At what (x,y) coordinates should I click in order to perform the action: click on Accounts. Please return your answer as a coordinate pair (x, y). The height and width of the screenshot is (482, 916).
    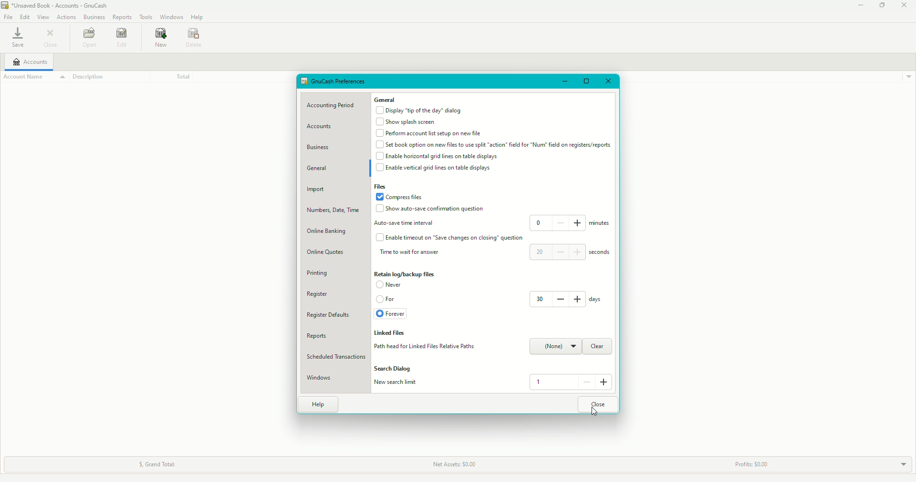
    Looking at the image, I should click on (322, 126).